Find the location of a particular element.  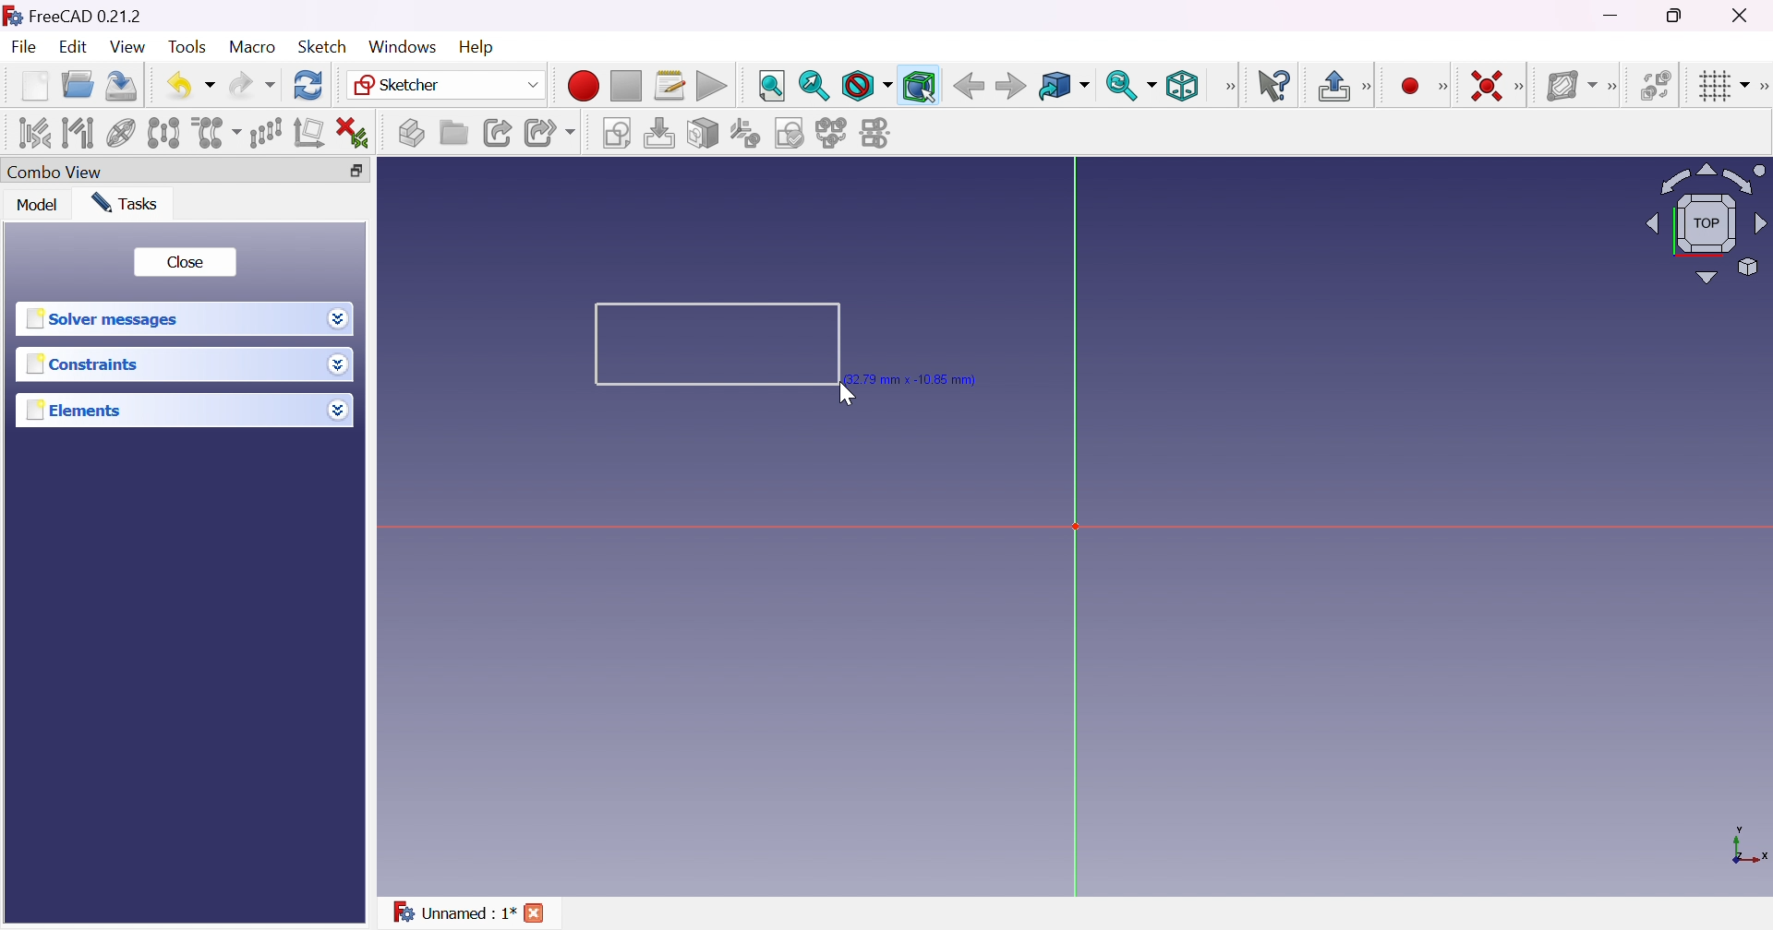

Clone is located at coordinates (215, 133).